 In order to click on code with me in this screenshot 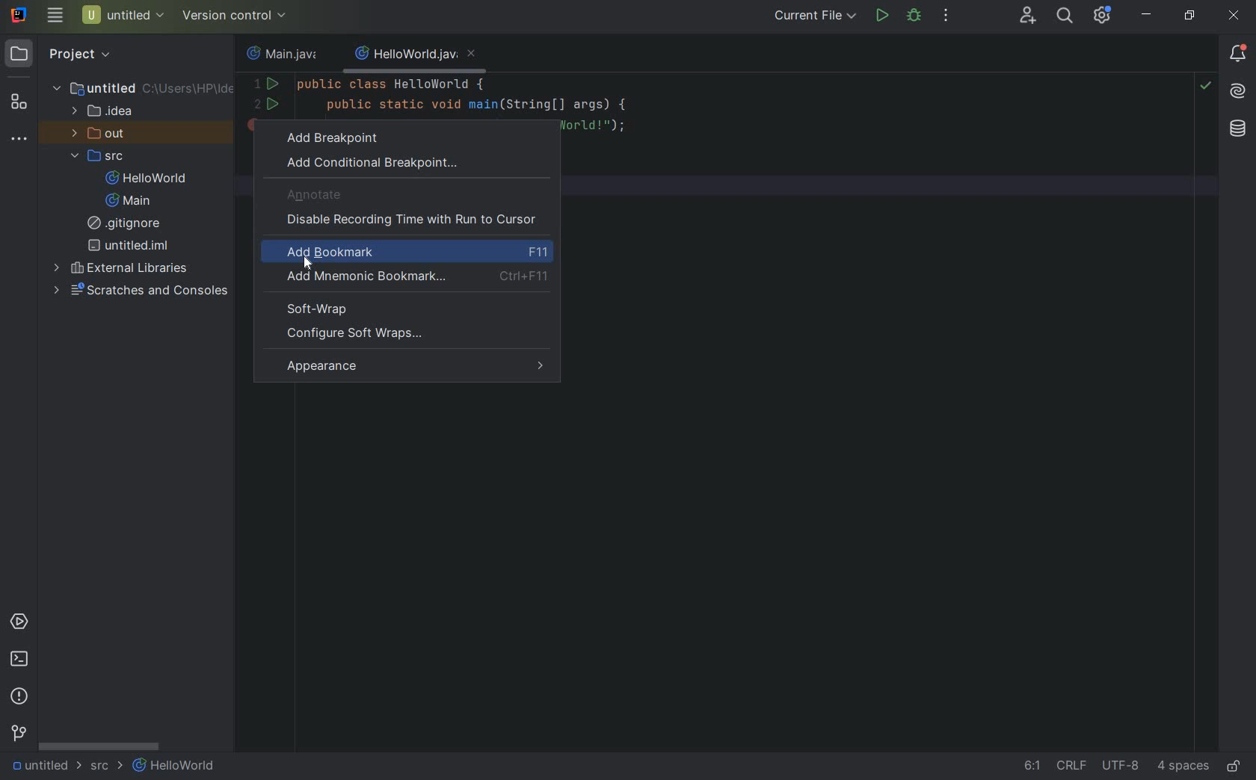, I will do `click(1029, 16)`.